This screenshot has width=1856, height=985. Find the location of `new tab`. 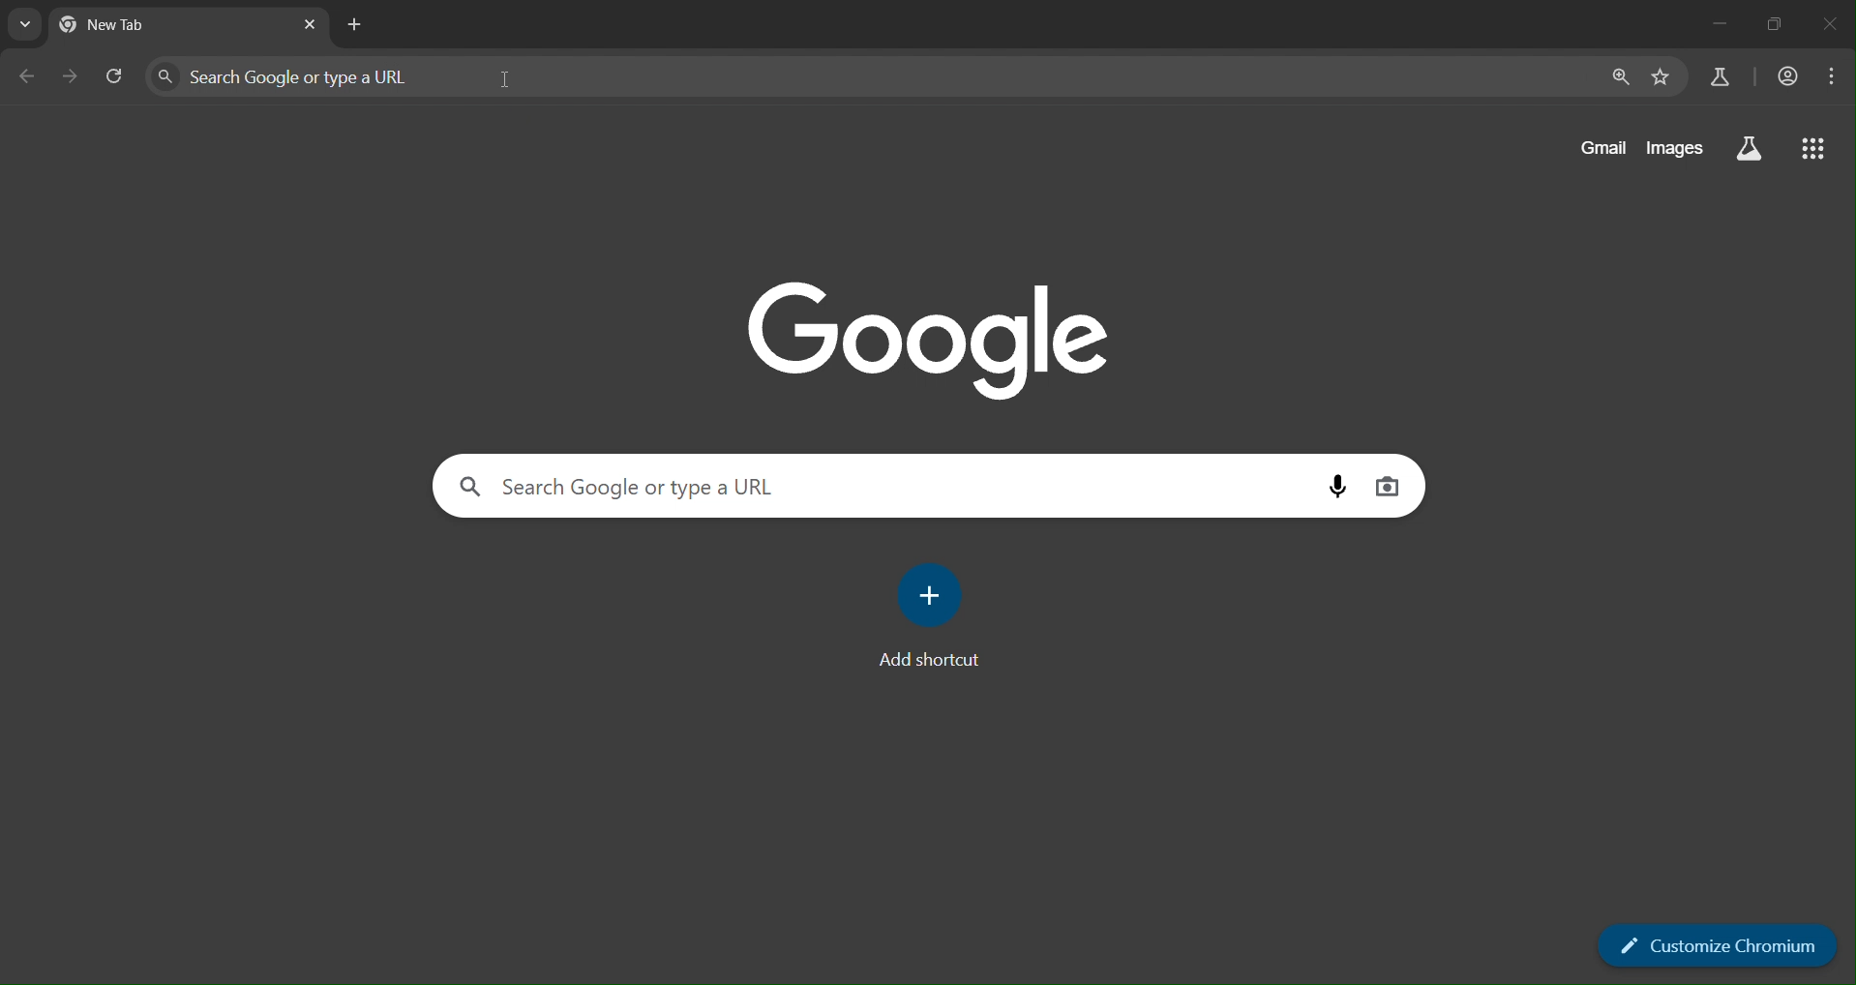

new tab is located at coordinates (358, 25).